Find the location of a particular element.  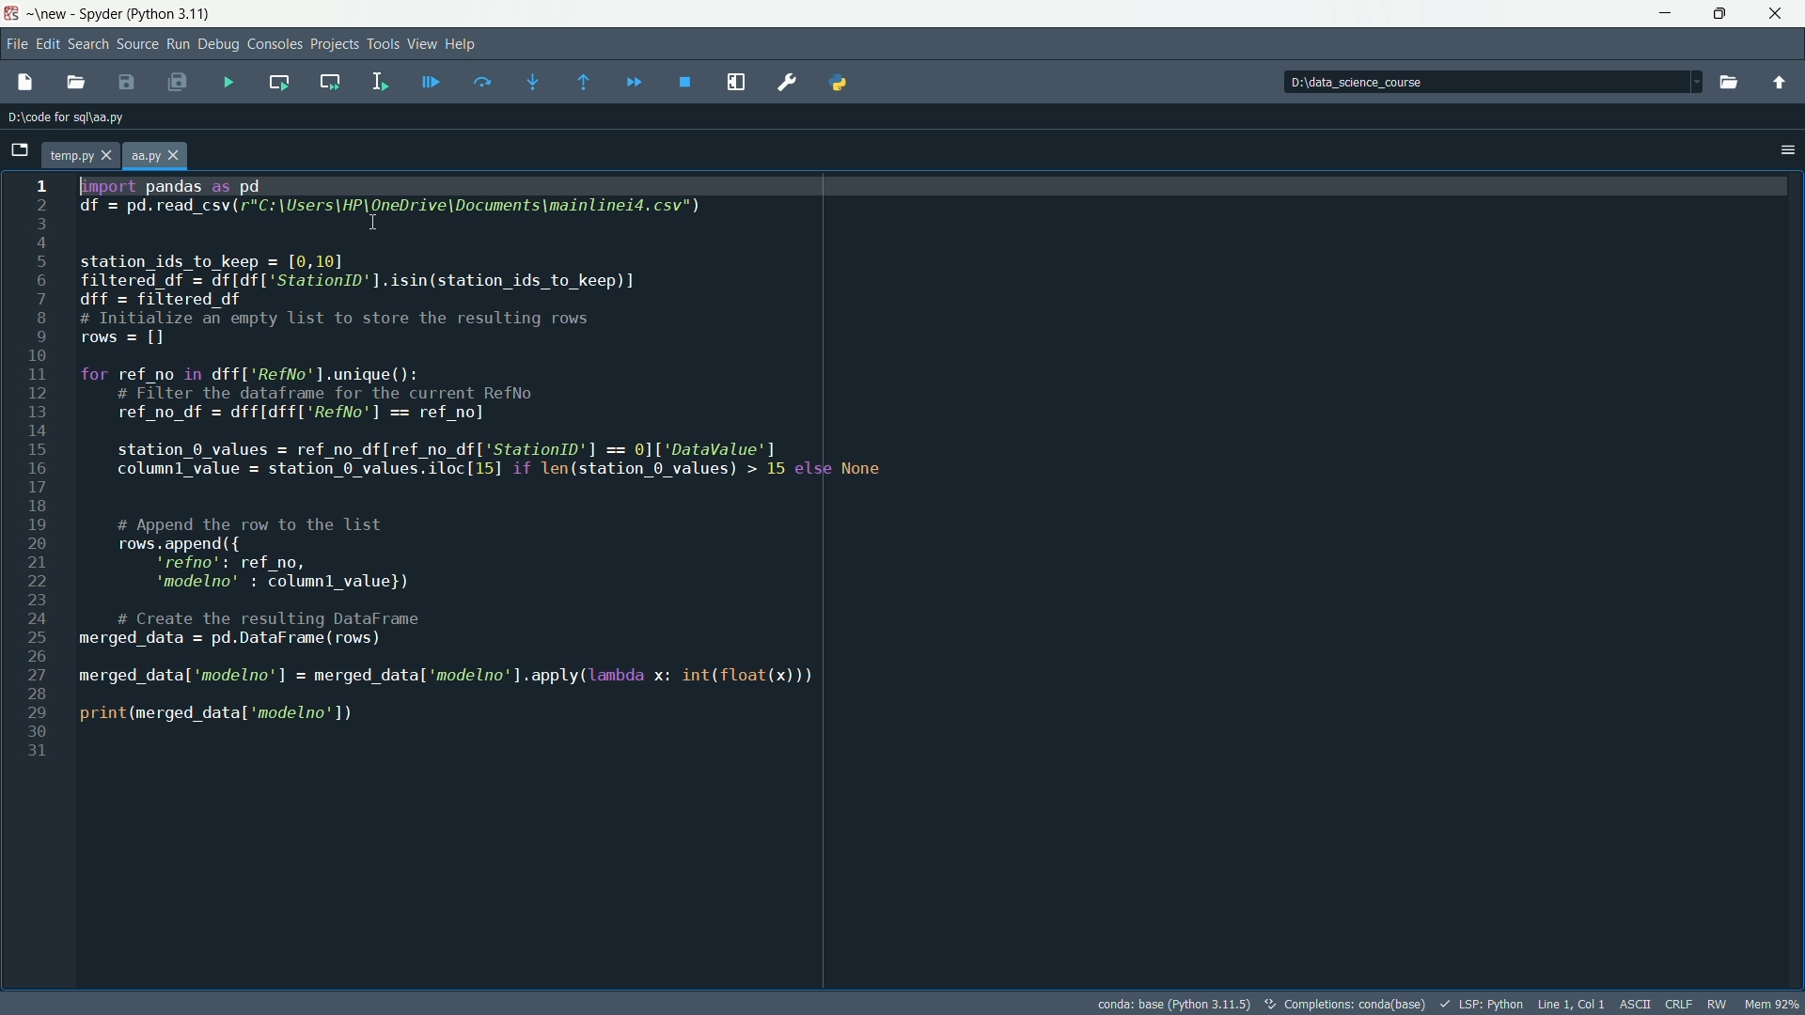

preferences is located at coordinates (785, 82).